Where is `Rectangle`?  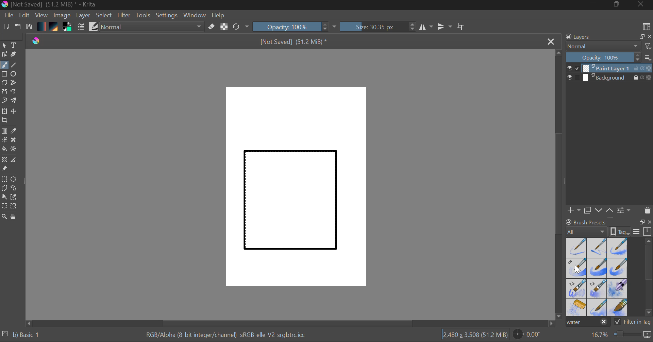 Rectangle is located at coordinates (5, 74).